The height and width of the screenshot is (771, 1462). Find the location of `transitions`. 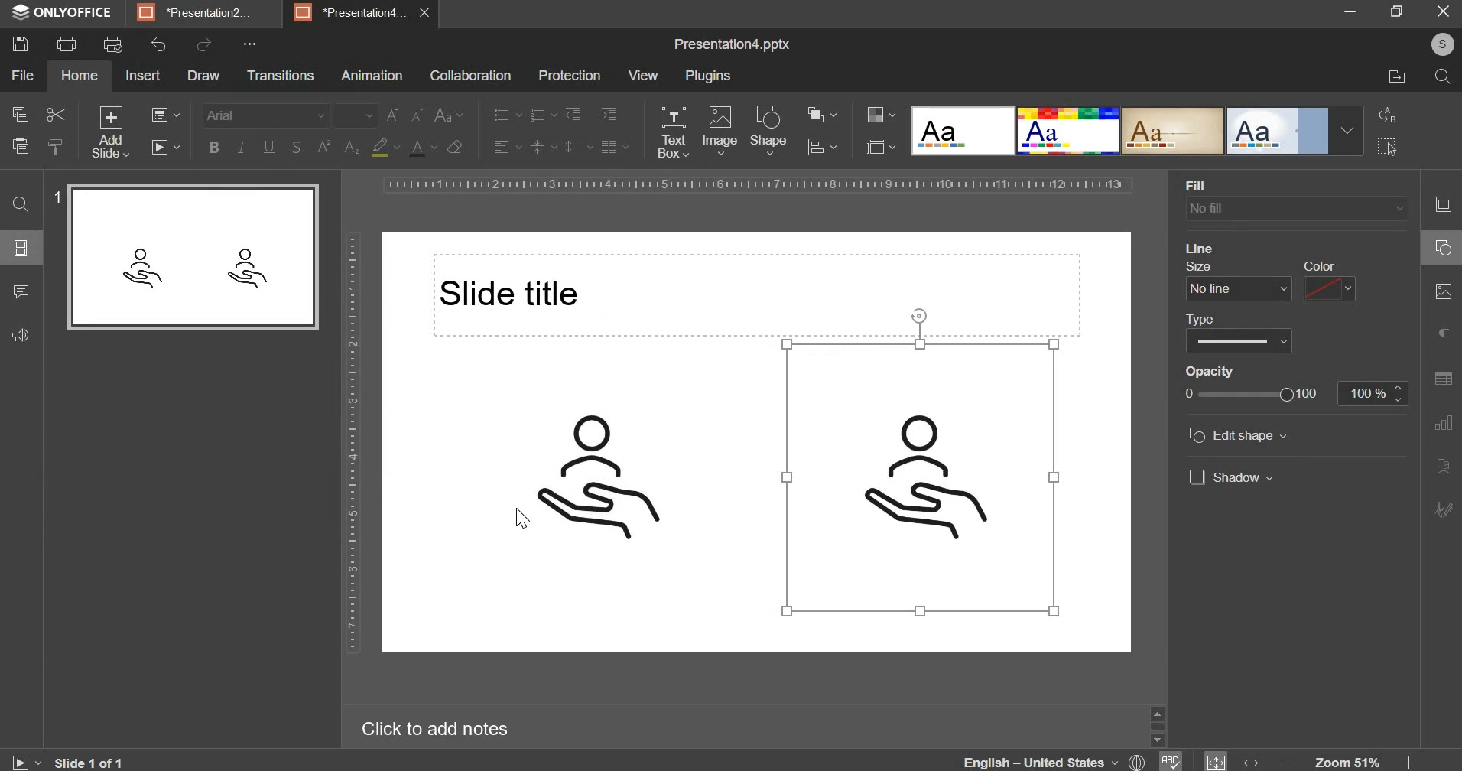

transitions is located at coordinates (281, 76).